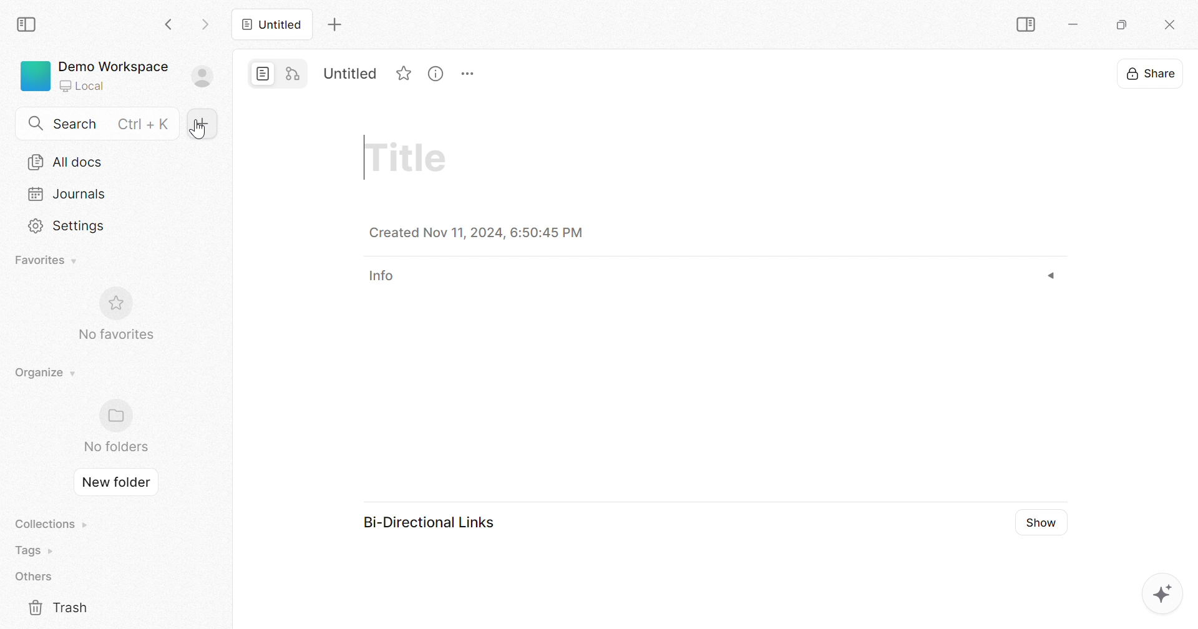 The width and height of the screenshot is (1198, 629). What do you see at coordinates (1152, 75) in the screenshot?
I see `Share` at bounding box center [1152, 75].